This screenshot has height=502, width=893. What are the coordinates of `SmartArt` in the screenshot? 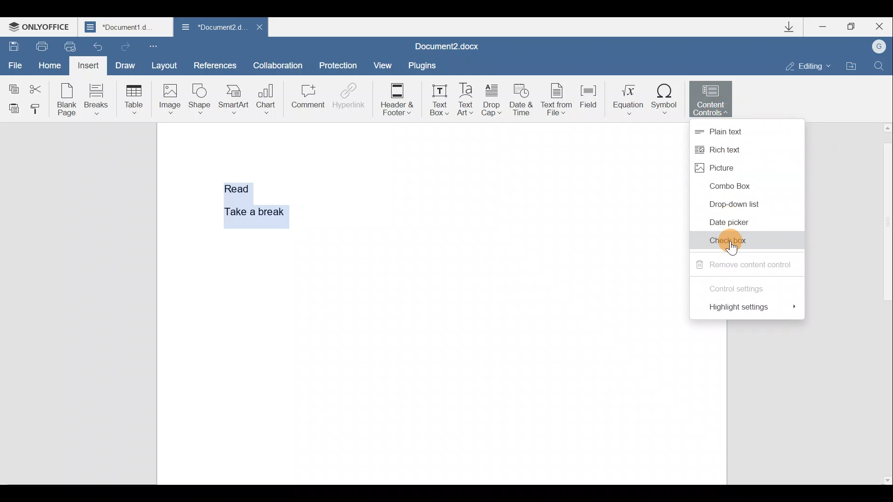 It's located at (233, 99).